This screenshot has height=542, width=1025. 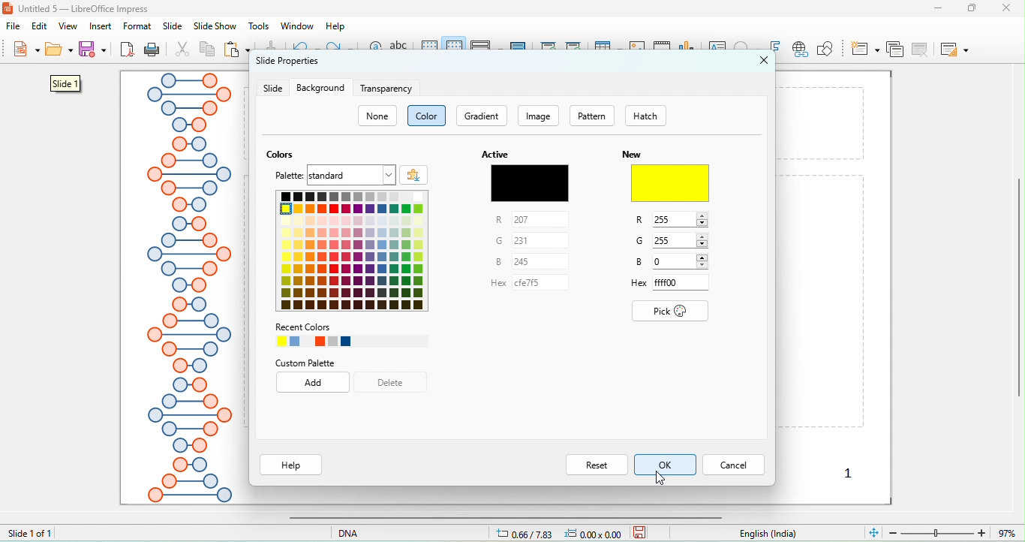 I want to click on new, so click(x=25, y=51).